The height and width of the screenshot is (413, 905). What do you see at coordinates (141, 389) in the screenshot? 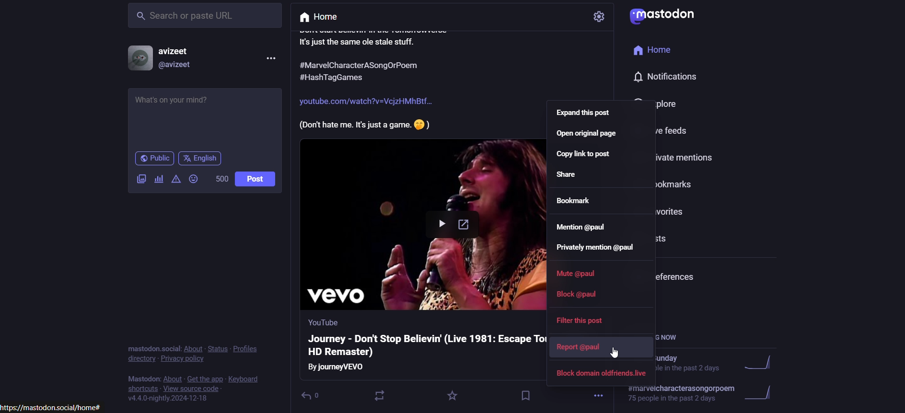
I see `shortcuts` at bounding box center [141, 389].